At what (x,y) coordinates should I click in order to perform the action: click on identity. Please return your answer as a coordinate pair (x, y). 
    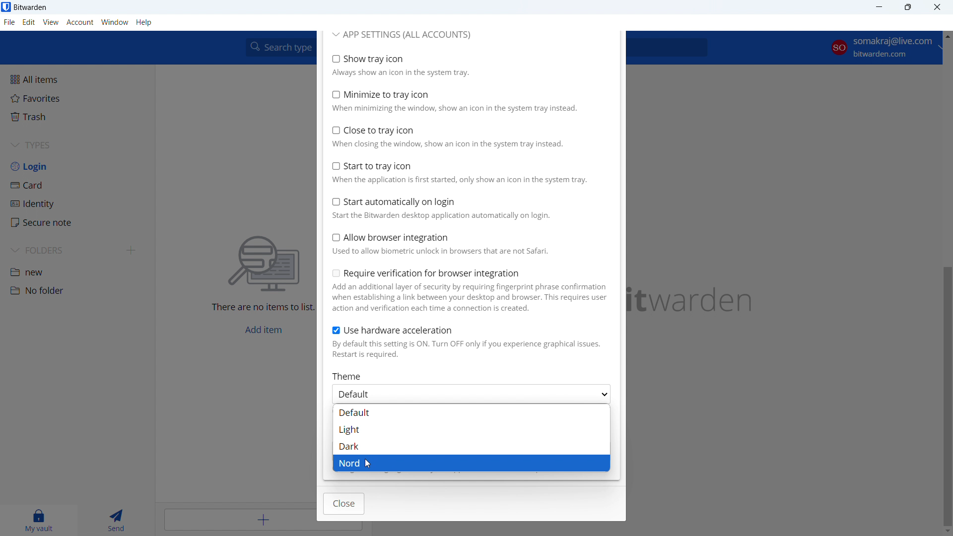
    Looking at the image, I should click on (77, 204).